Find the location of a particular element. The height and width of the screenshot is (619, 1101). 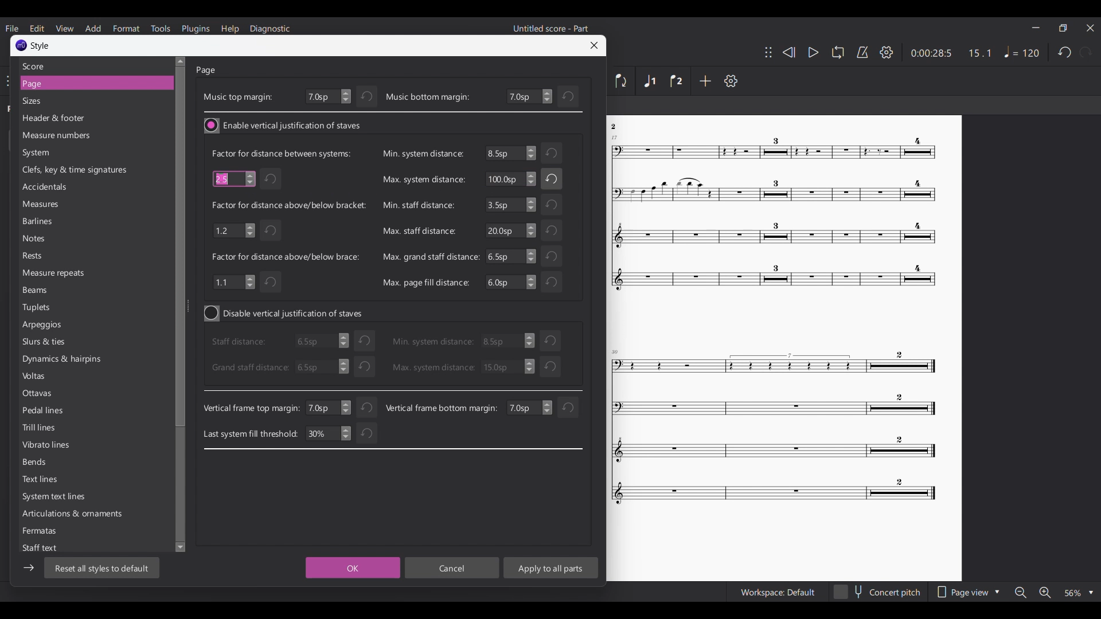

Bends is located at coordinates (60, 464).